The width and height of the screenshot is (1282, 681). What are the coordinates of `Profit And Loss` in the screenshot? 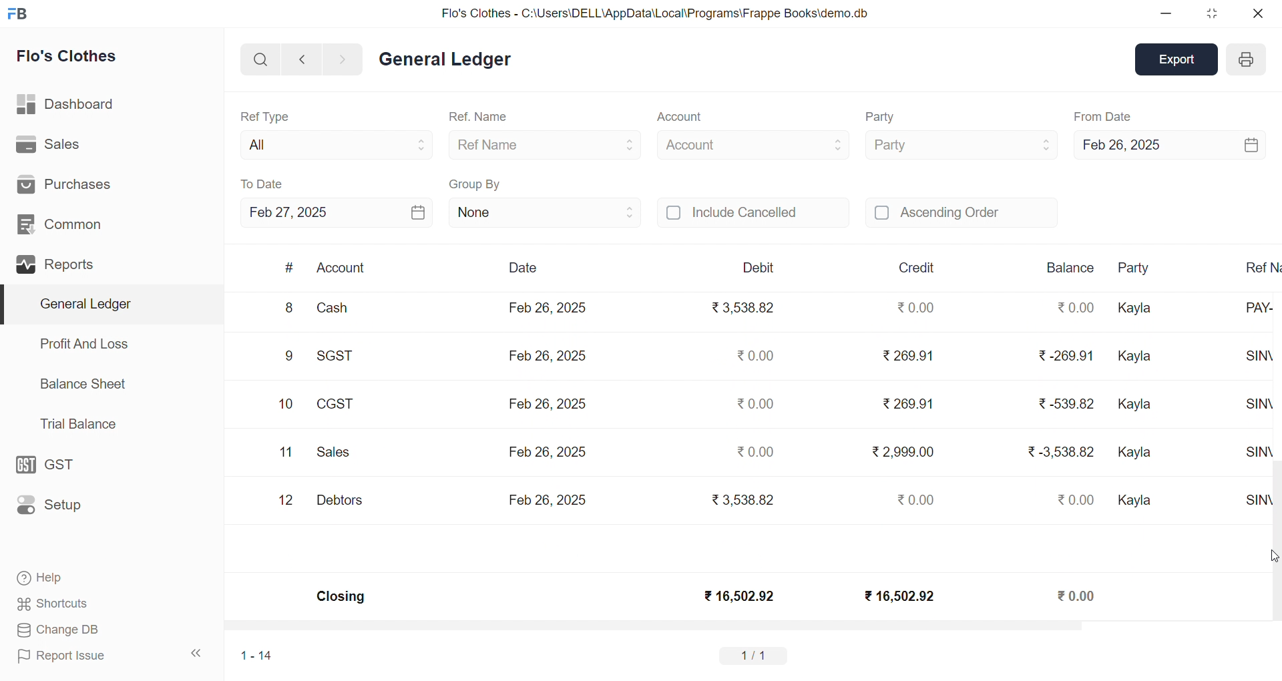 It's located at (83, 344).